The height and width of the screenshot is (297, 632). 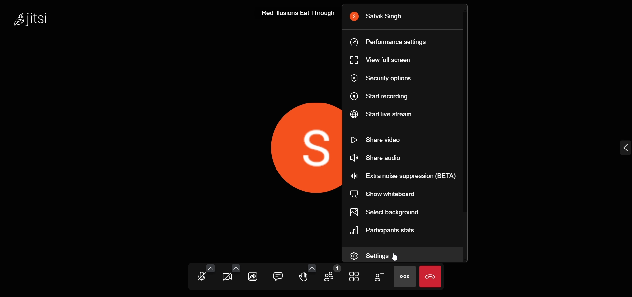 I want to click on Red lllusions Eat Through, so click(x=298, y=13).